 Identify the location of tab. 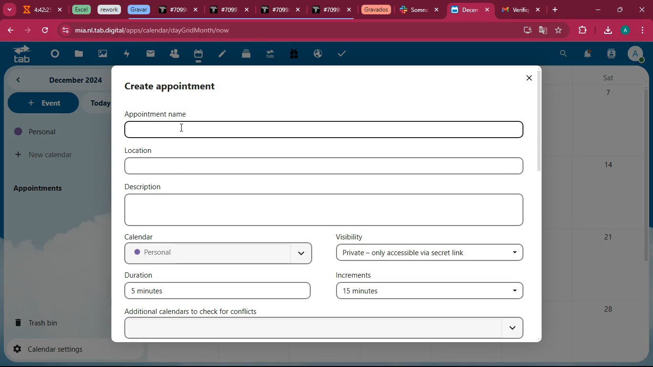
(223, 11).